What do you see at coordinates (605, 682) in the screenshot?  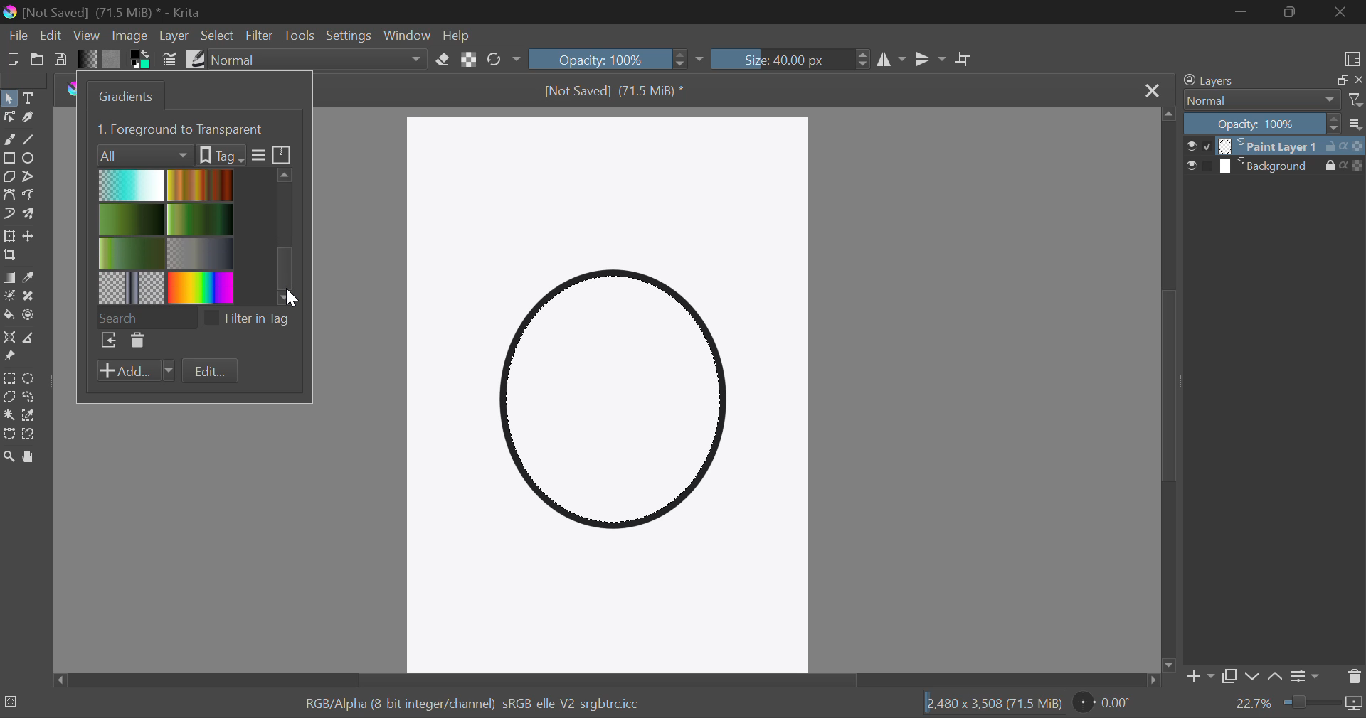 I see `Scroll Bar` at bounding box center [605, 682].